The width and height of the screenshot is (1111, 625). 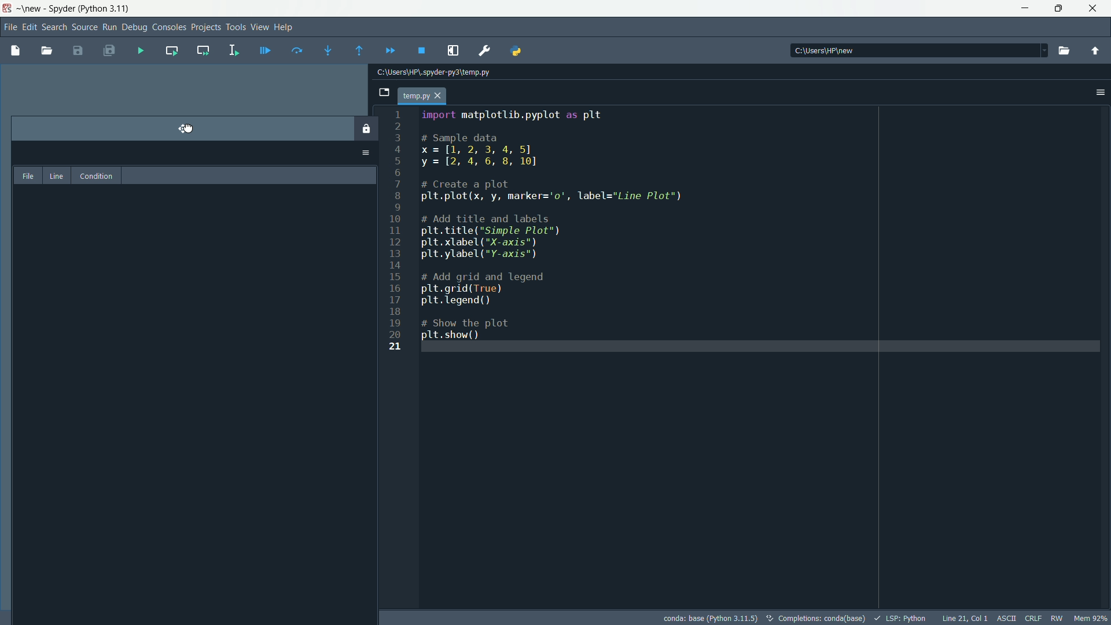 What do you see at coordinates (14, 50) in the screenshot?
I see `new file` at bounding box center [14, 50].